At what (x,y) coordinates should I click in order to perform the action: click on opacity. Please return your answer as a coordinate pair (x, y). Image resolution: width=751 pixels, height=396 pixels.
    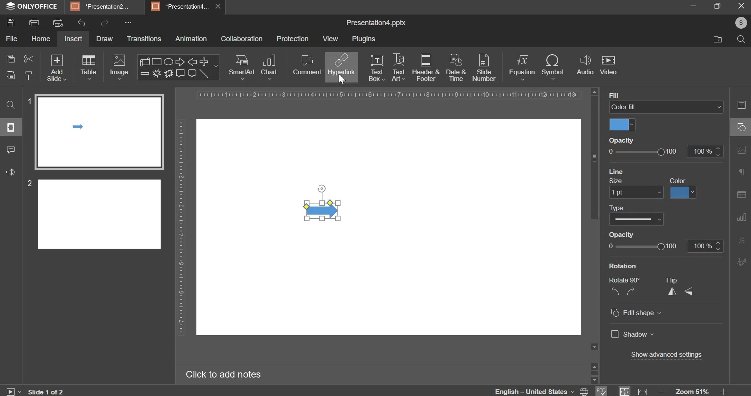
    Looking at the image, I should click on (666, 151).